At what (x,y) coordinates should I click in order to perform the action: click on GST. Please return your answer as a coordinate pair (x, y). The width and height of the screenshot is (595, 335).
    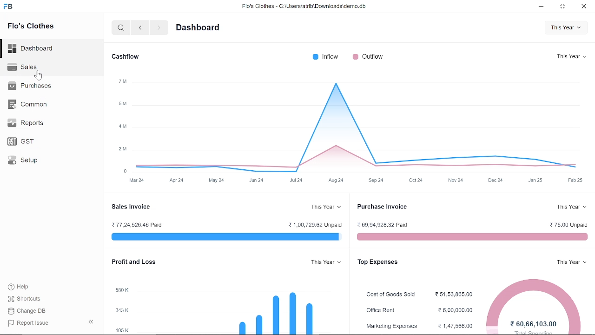
    Looking at the image, I should click on (33, 141).